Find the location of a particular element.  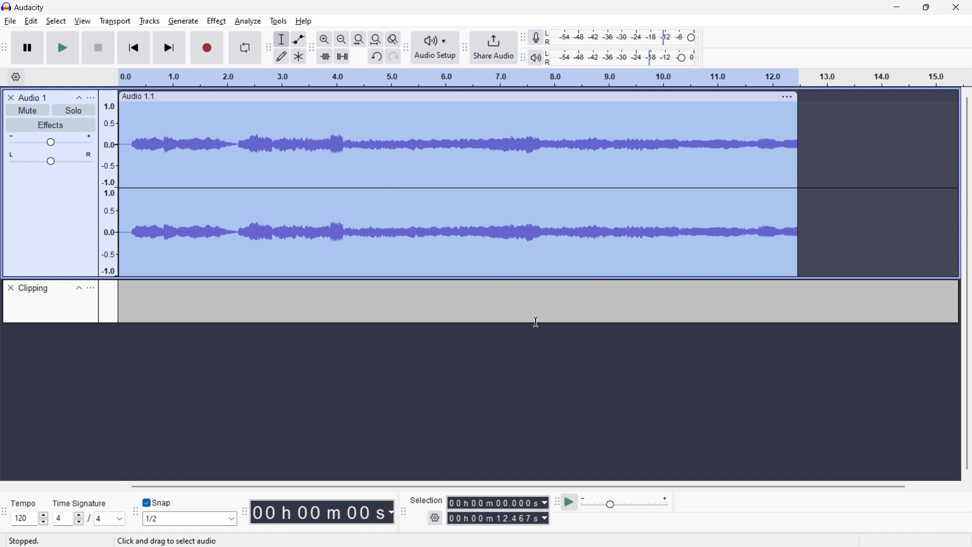

maximize is located at coordinates (926, 7).